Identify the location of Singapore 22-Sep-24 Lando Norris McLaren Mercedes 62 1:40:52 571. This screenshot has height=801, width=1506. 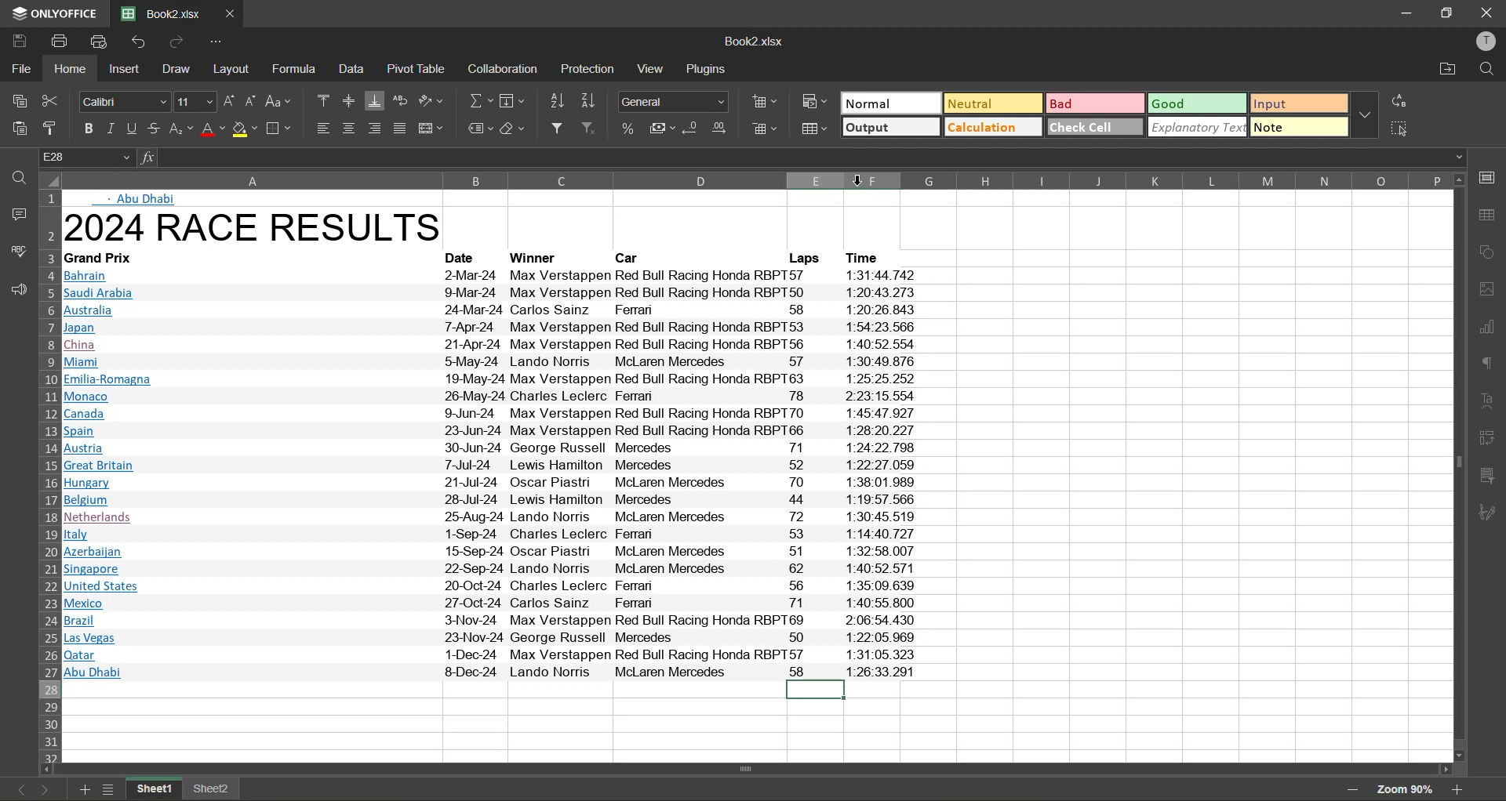
(499, 567).